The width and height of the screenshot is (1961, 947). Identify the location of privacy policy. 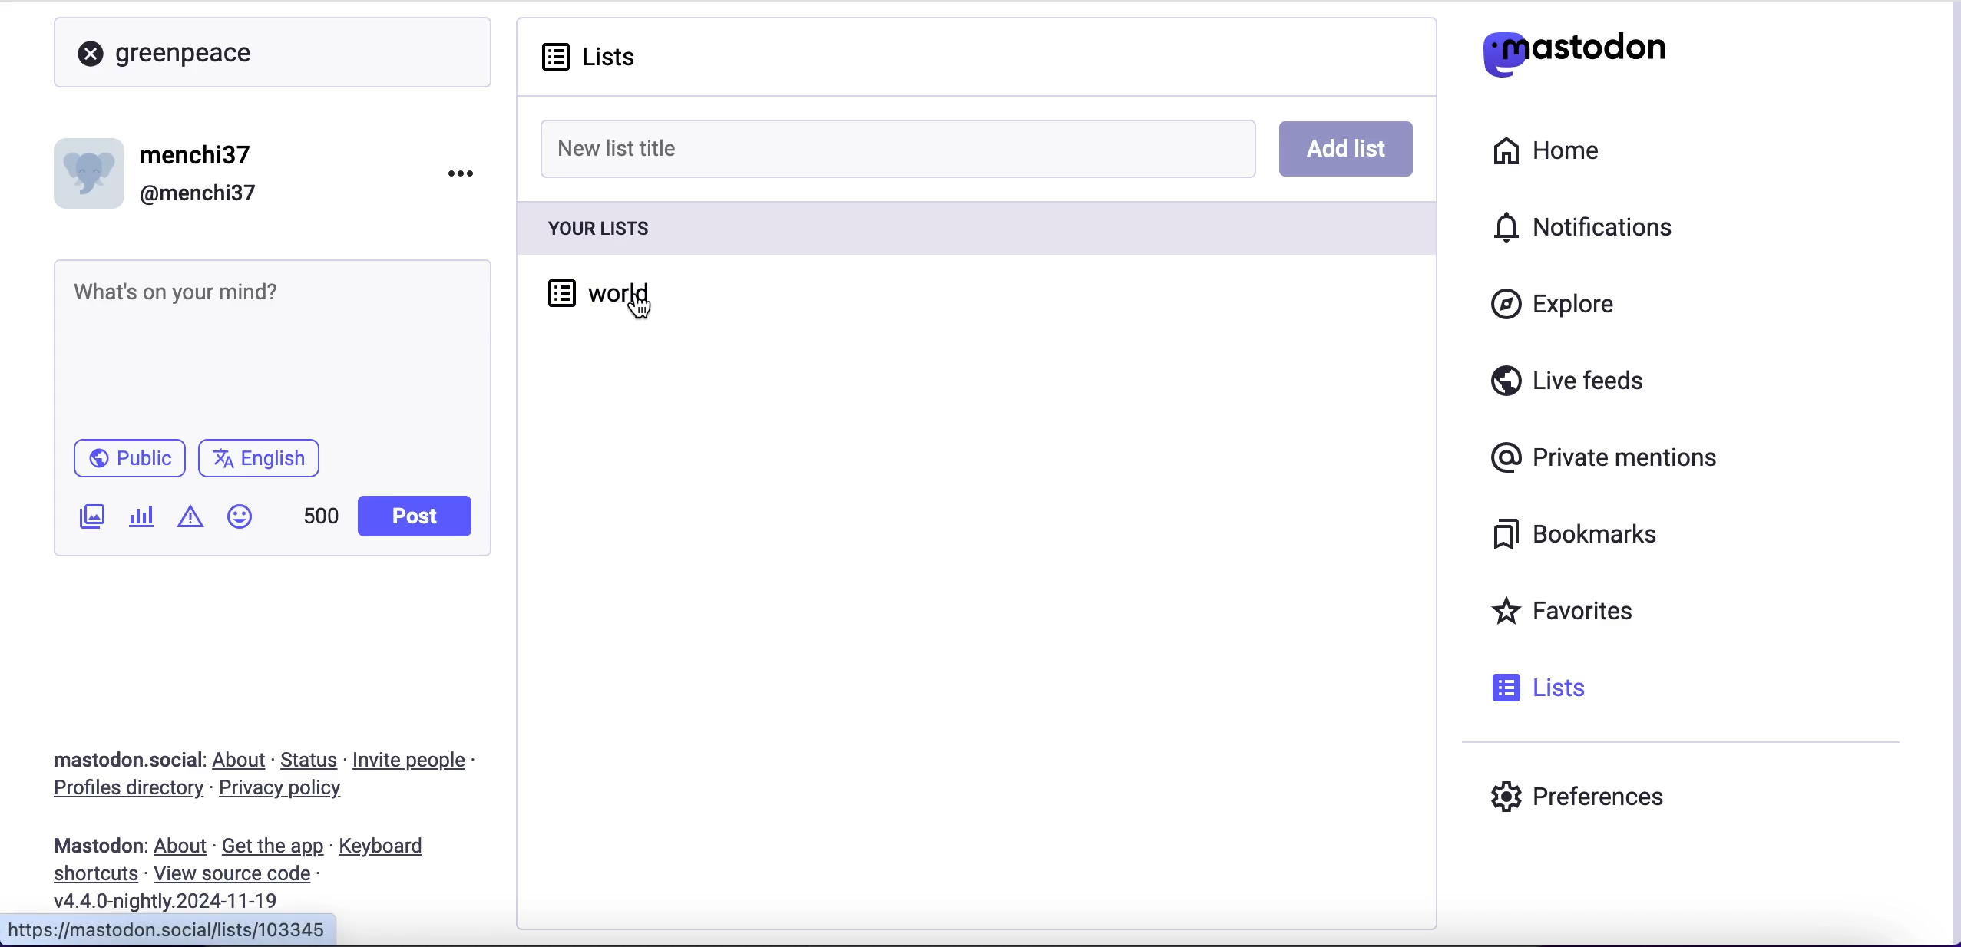
(294, 790).